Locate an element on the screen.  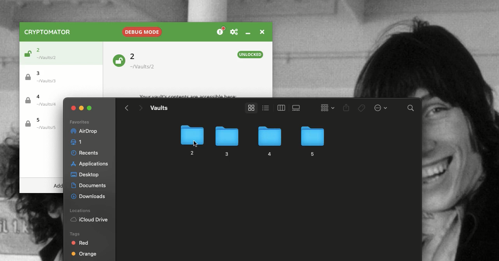
Unlocked is located at coordinates (251, 54).